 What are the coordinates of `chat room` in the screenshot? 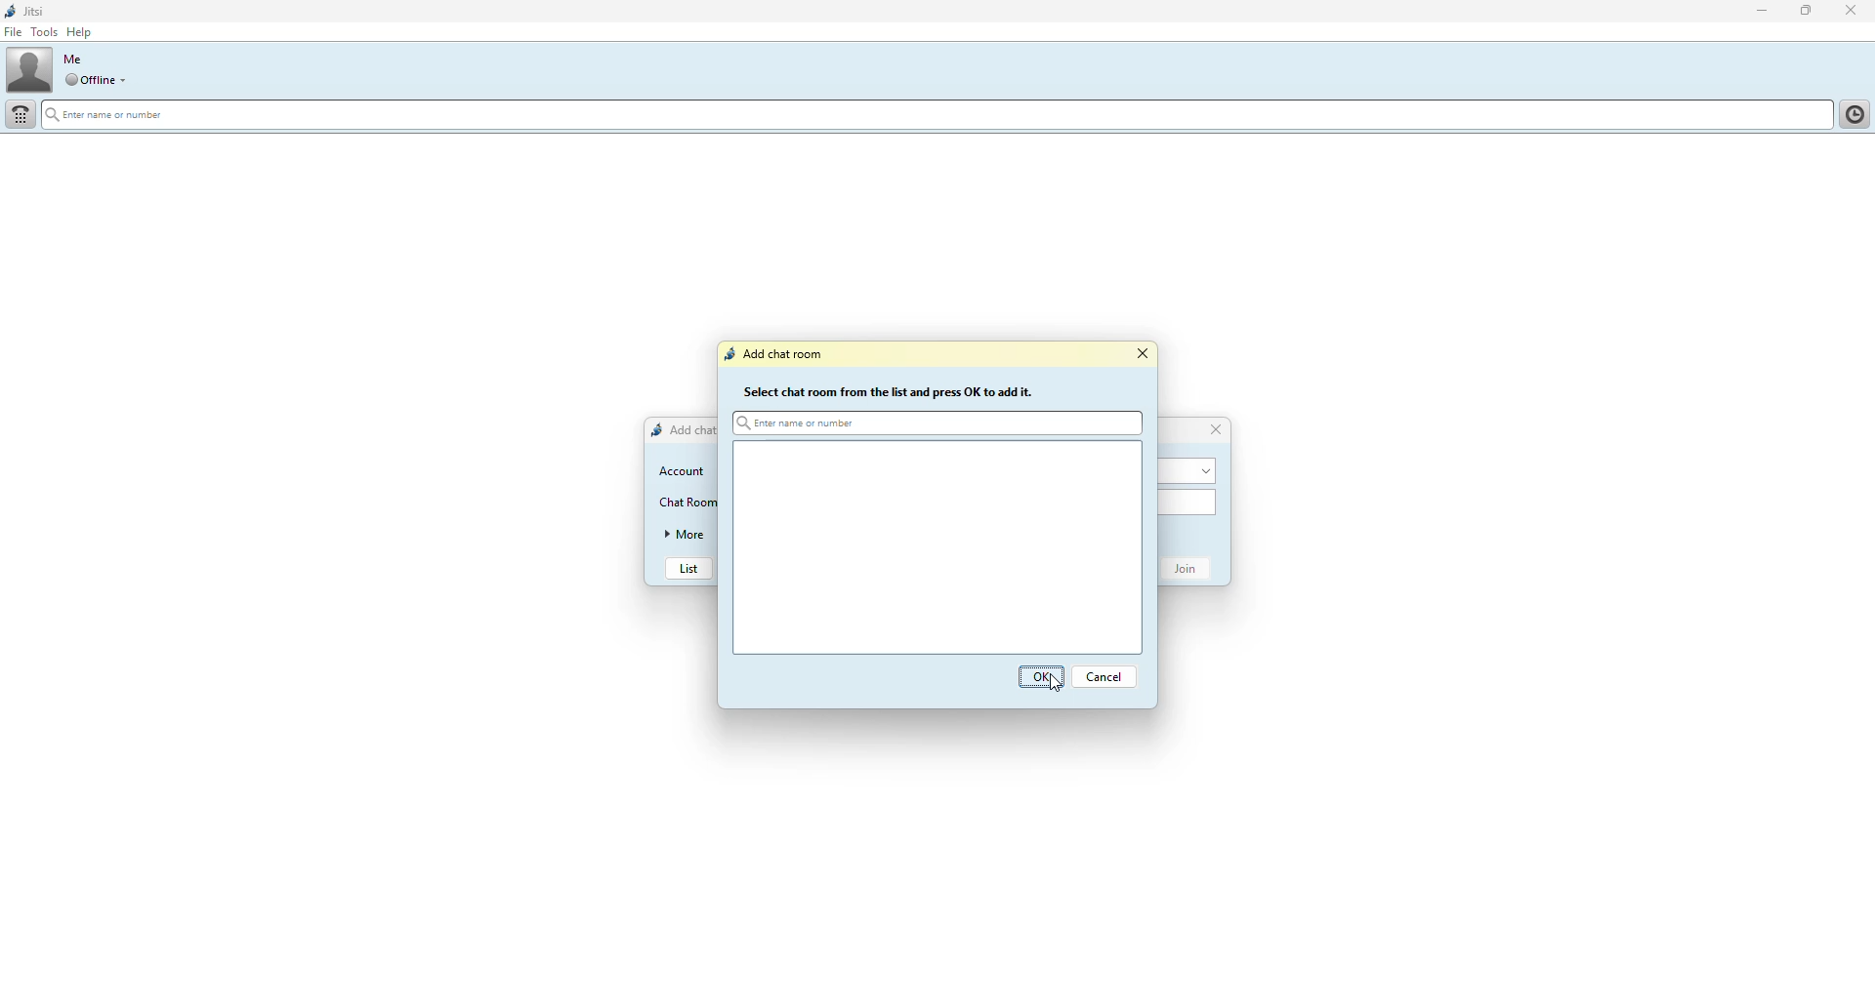 It's located at (1185, 501).